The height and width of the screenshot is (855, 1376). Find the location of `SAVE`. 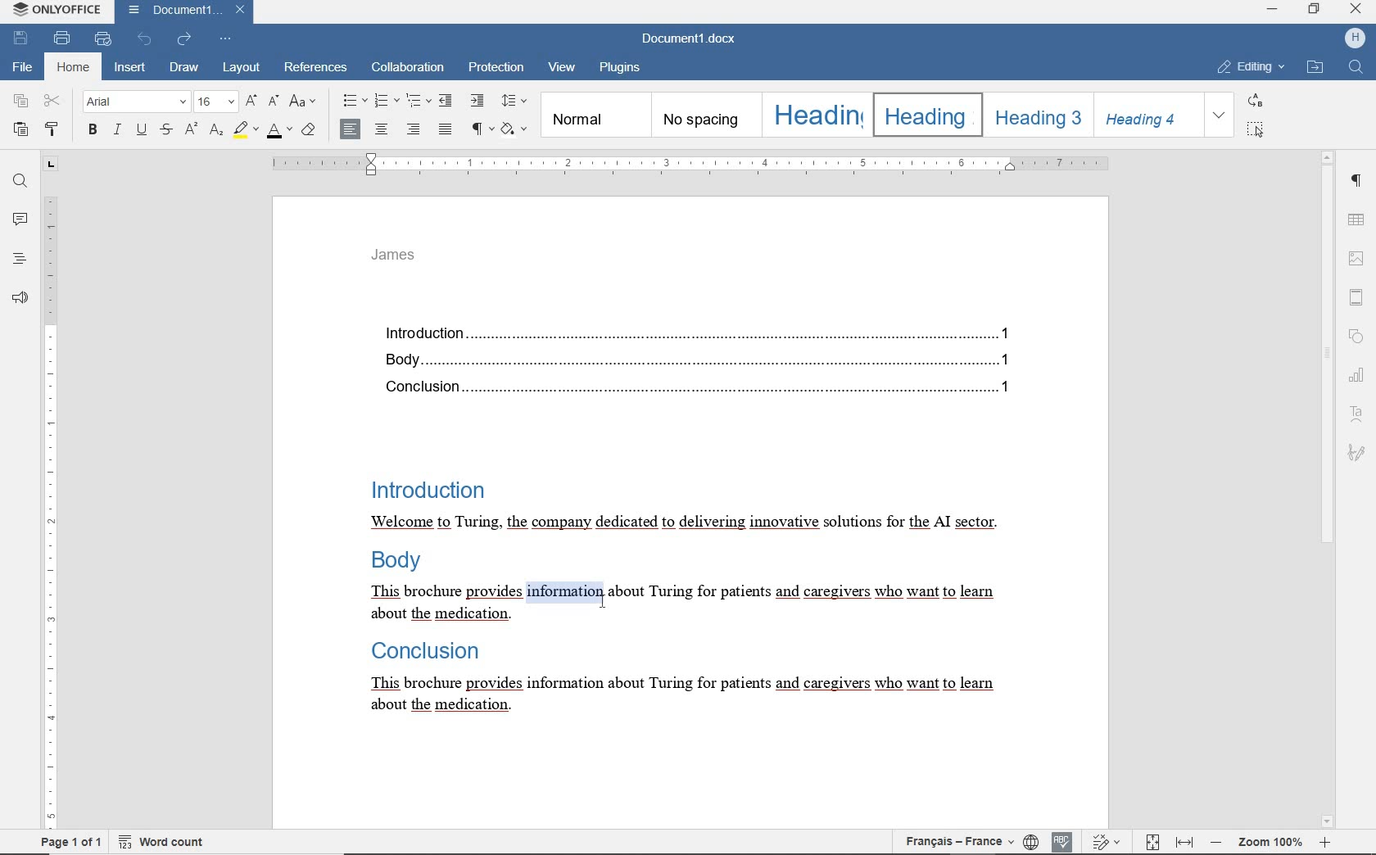

SAVE is located at coordinates (21, 38).